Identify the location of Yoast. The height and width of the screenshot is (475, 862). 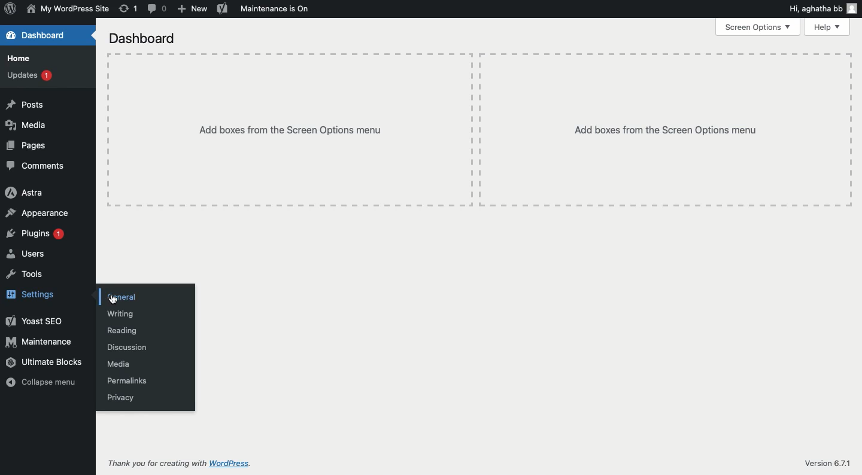
(223, 8).